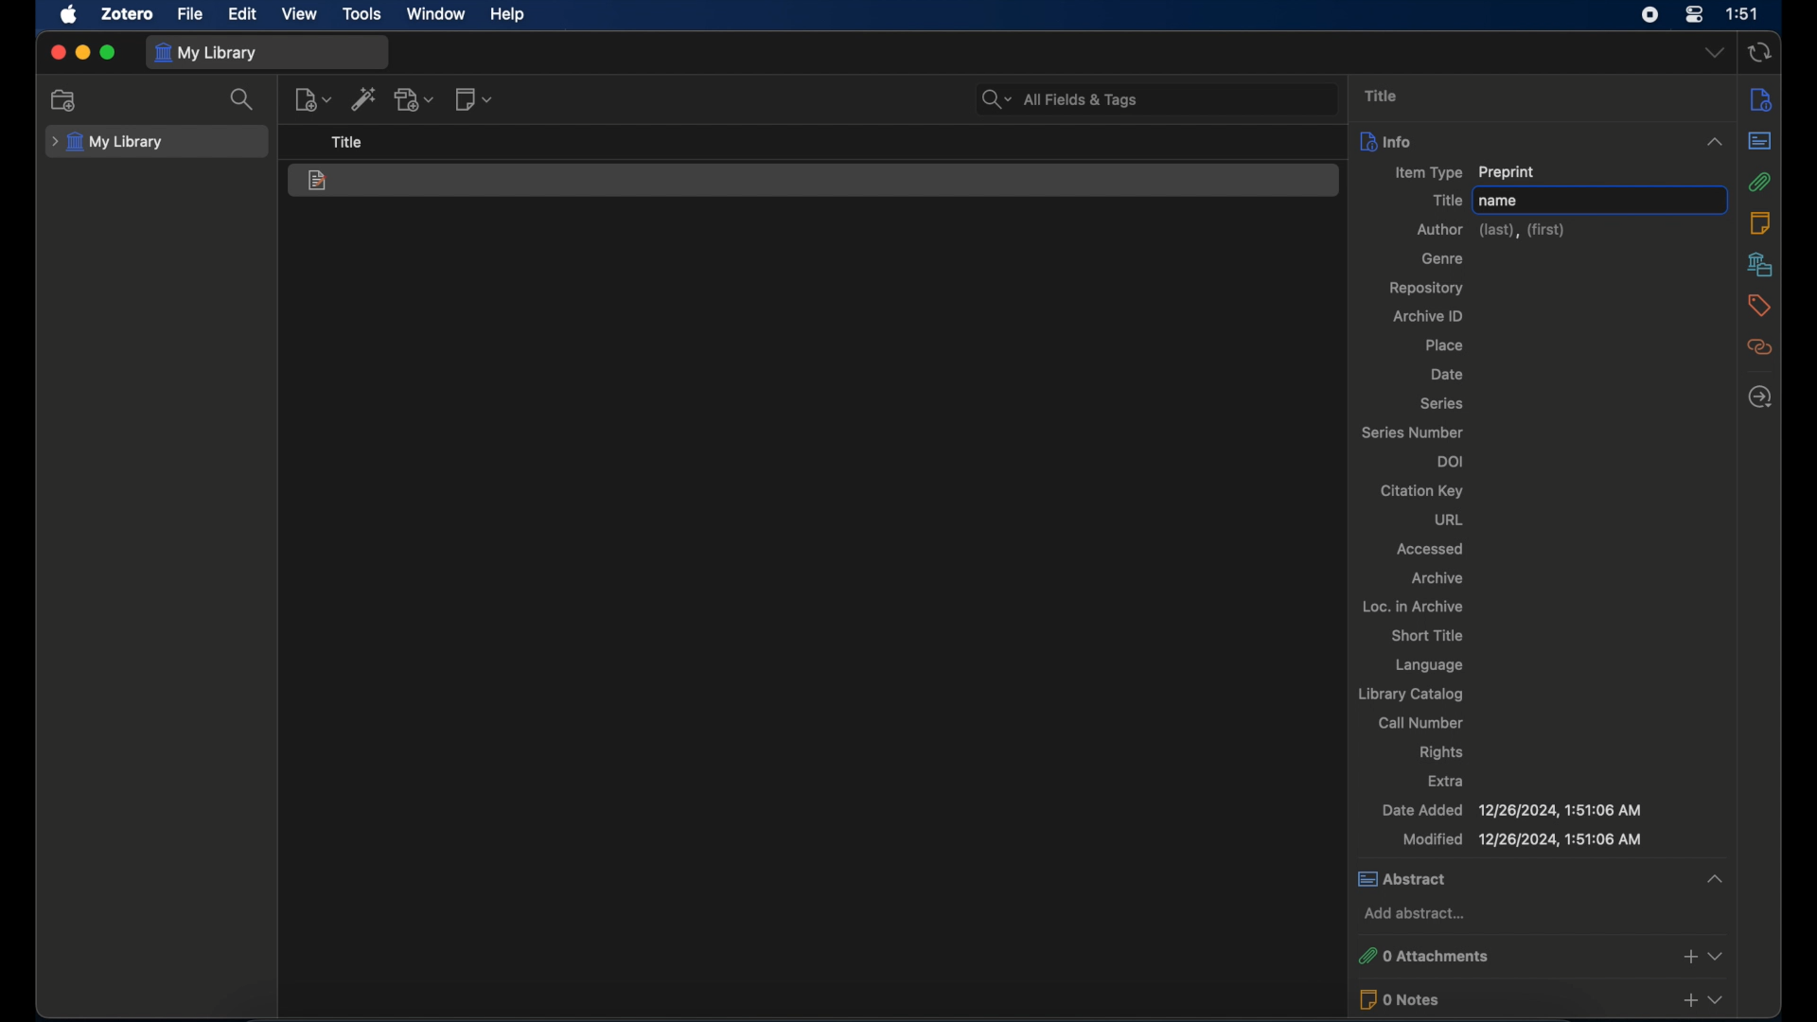 The width and height of the screenshot is (1817, 1022). What do you see at coordinates (1540, 957) in the screenshot?
I see `0 attachments` at bounding box center [1540, 957].